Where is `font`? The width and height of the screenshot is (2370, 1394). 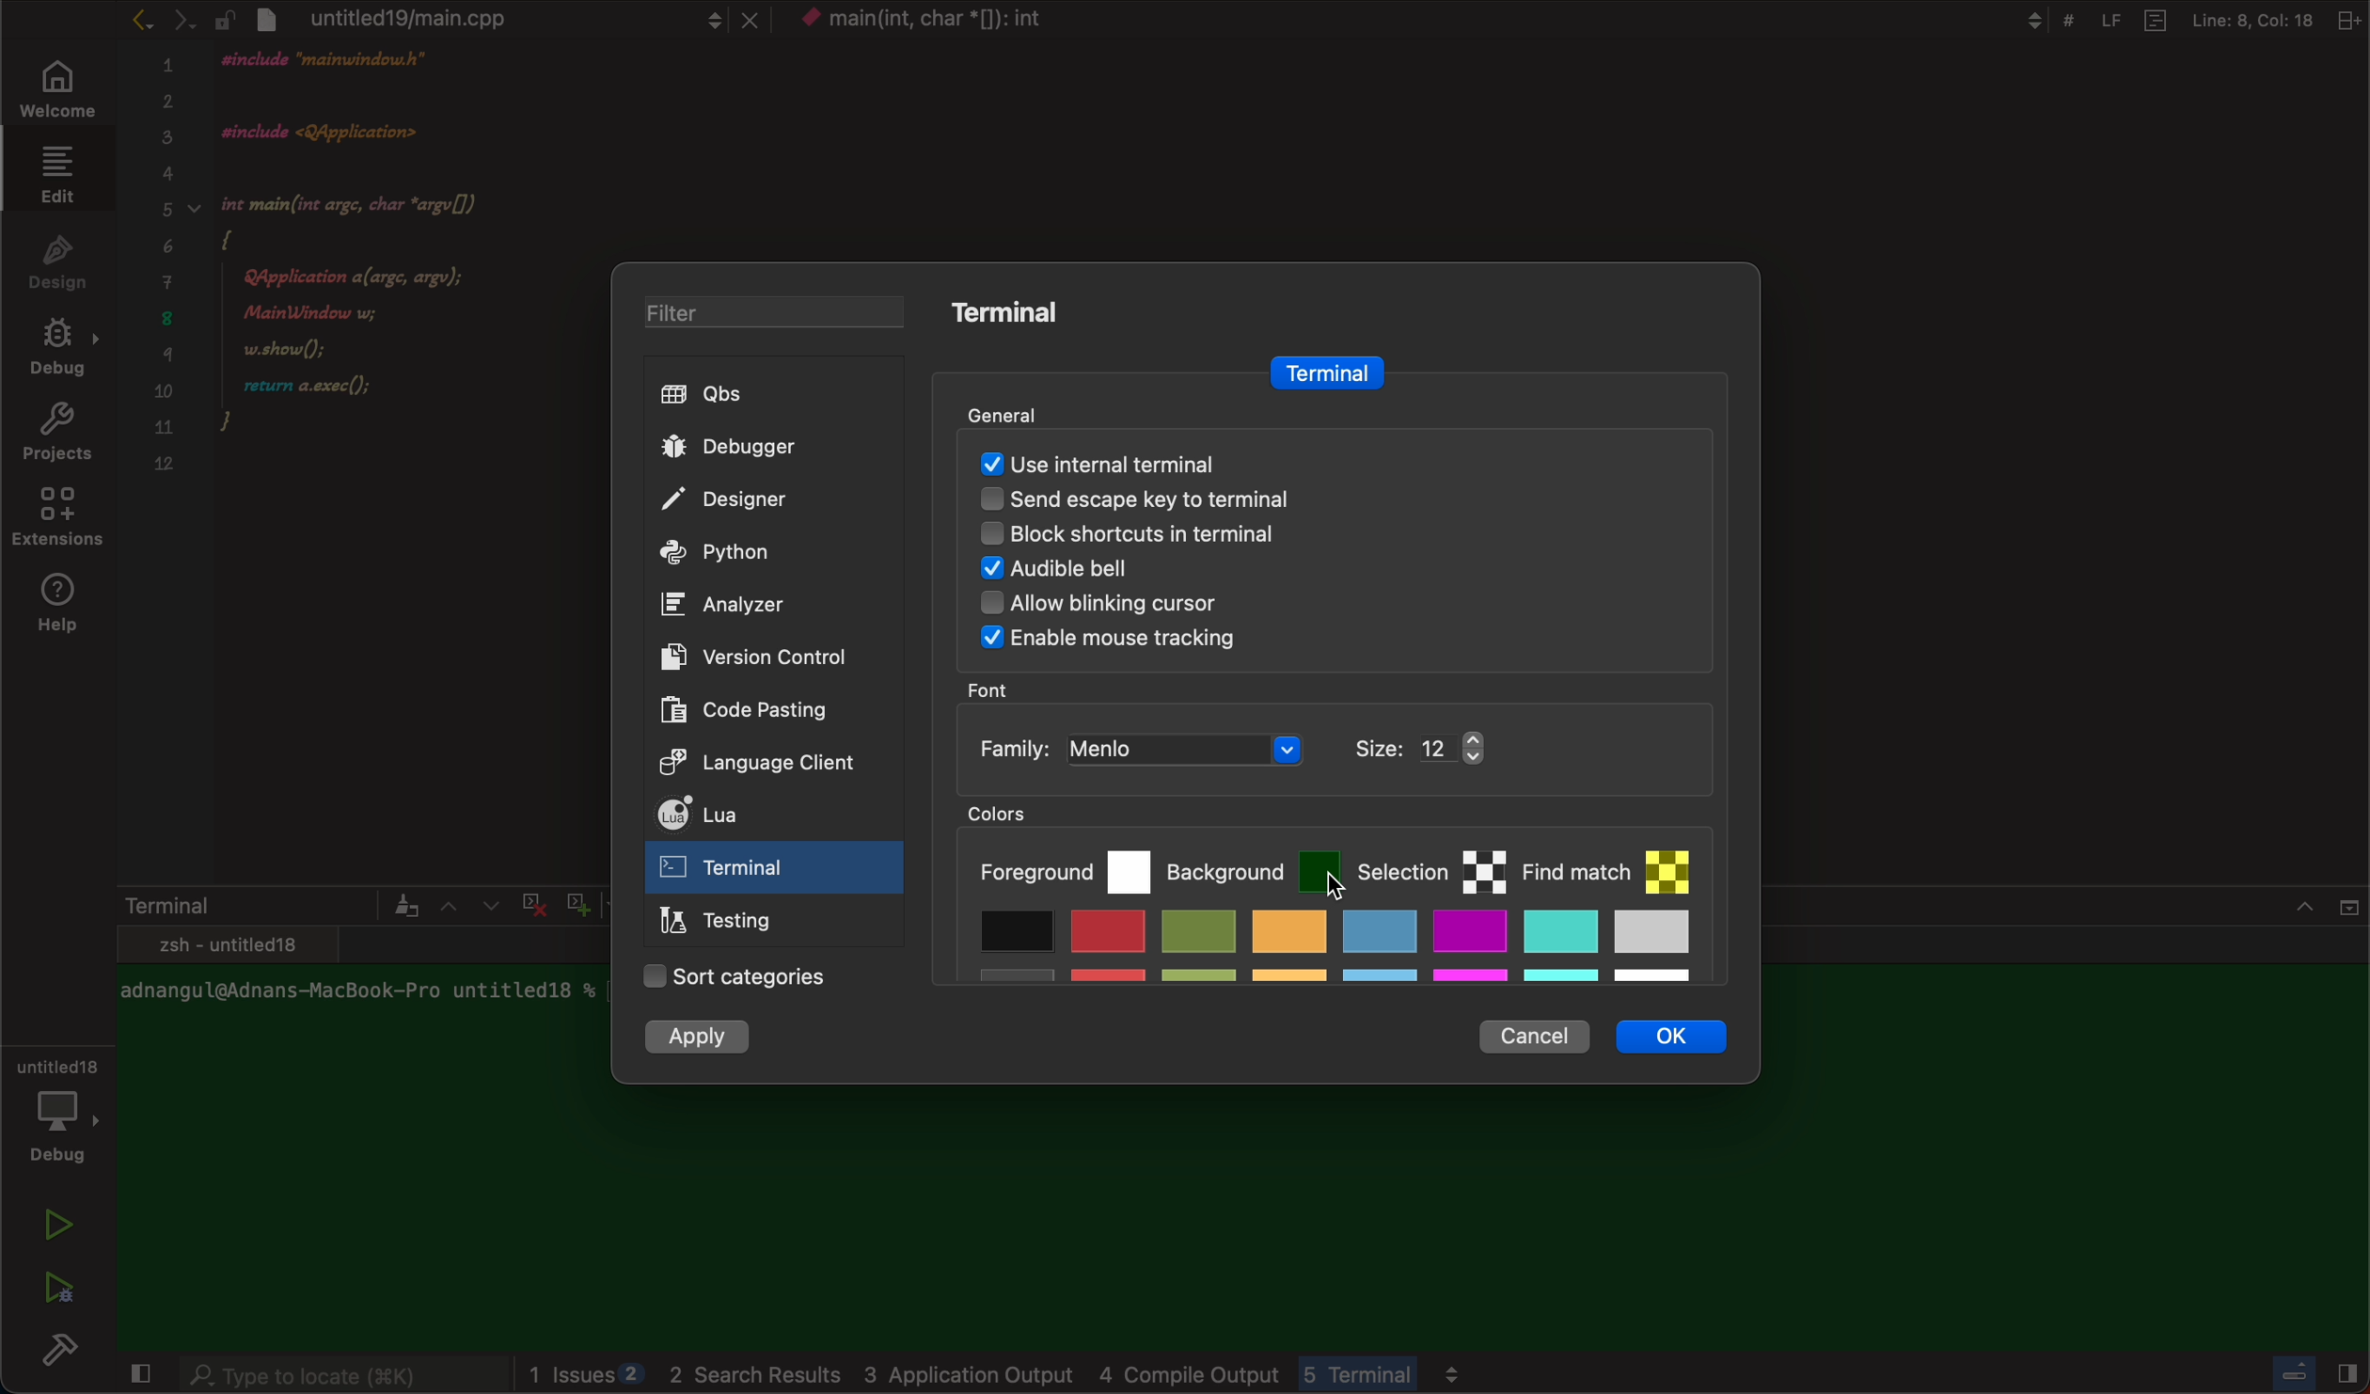 font is located at coordinates (994, 689).